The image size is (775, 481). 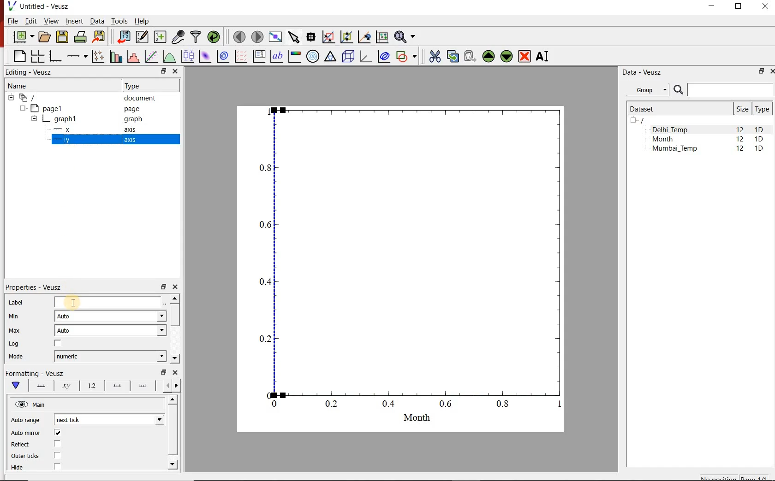 What do you see at coordinates (57, 468) in the screenshot?
I see `check/uncheck` at bounding box center [57, 468].